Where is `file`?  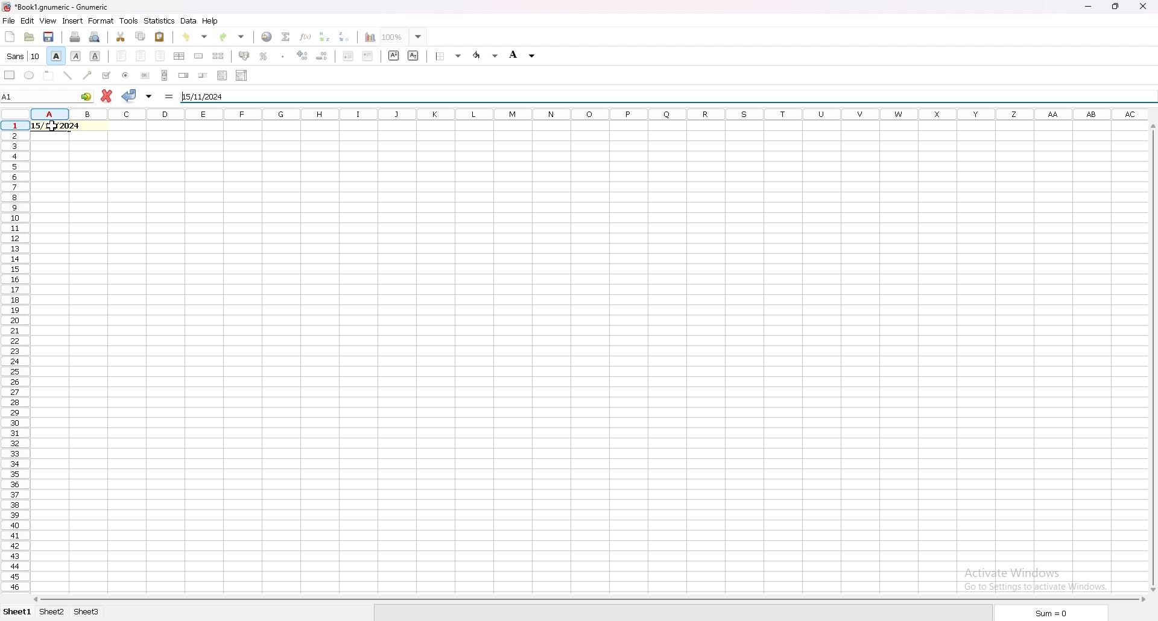
file is located at coordinates (9, 20).